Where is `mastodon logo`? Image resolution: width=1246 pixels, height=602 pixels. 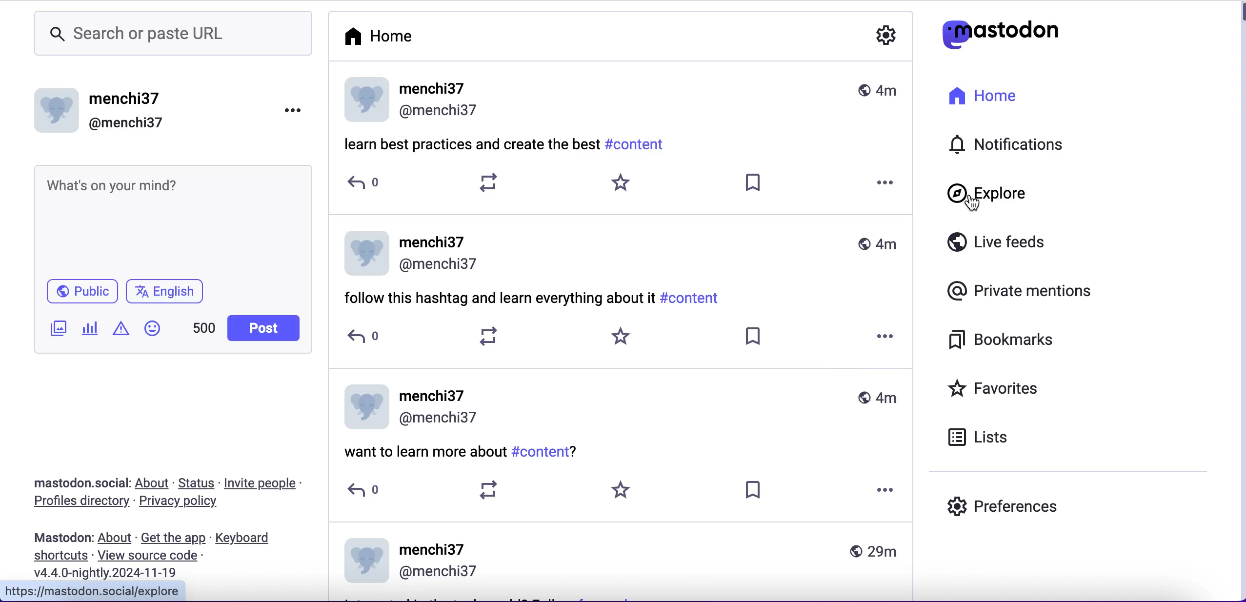
mastodon logo is located at coordinates (998, 32).